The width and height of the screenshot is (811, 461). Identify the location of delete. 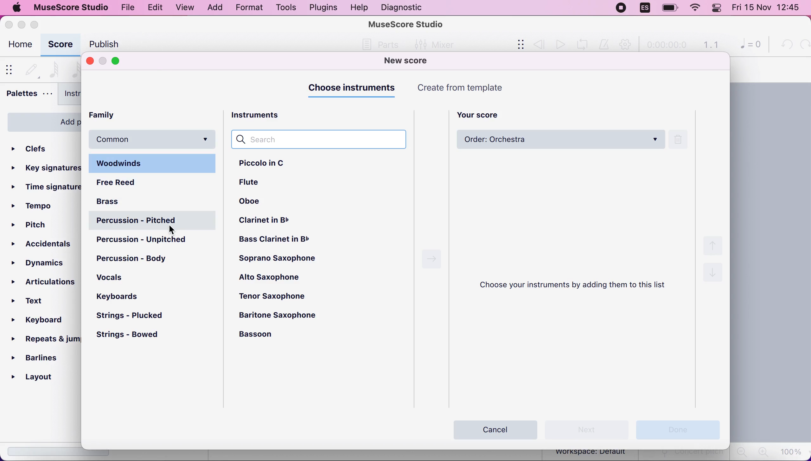
(682, 140).